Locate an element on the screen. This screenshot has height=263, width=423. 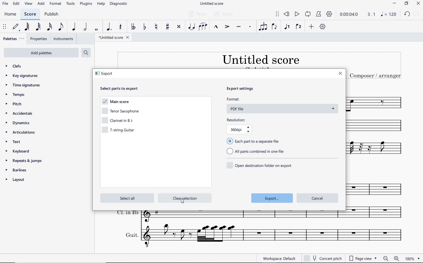
PLAY is located at coordinates (296, 14).